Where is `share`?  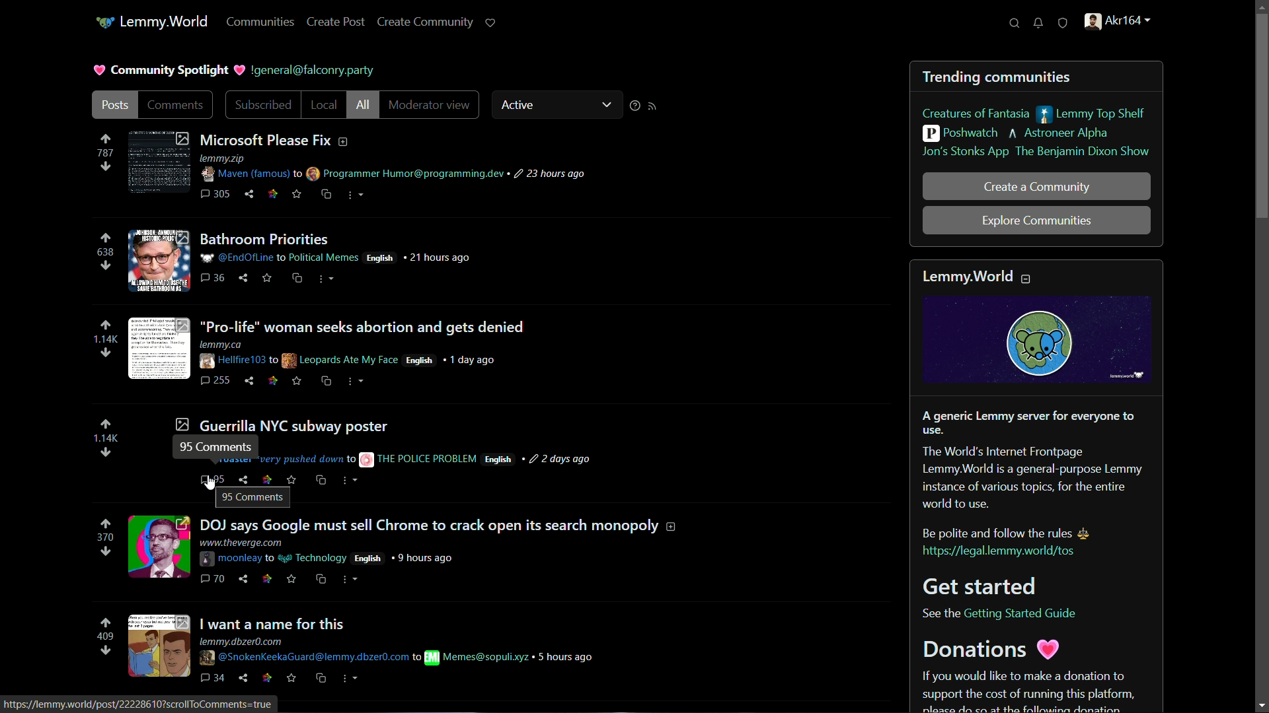 share is located at coordinates (244, 279).